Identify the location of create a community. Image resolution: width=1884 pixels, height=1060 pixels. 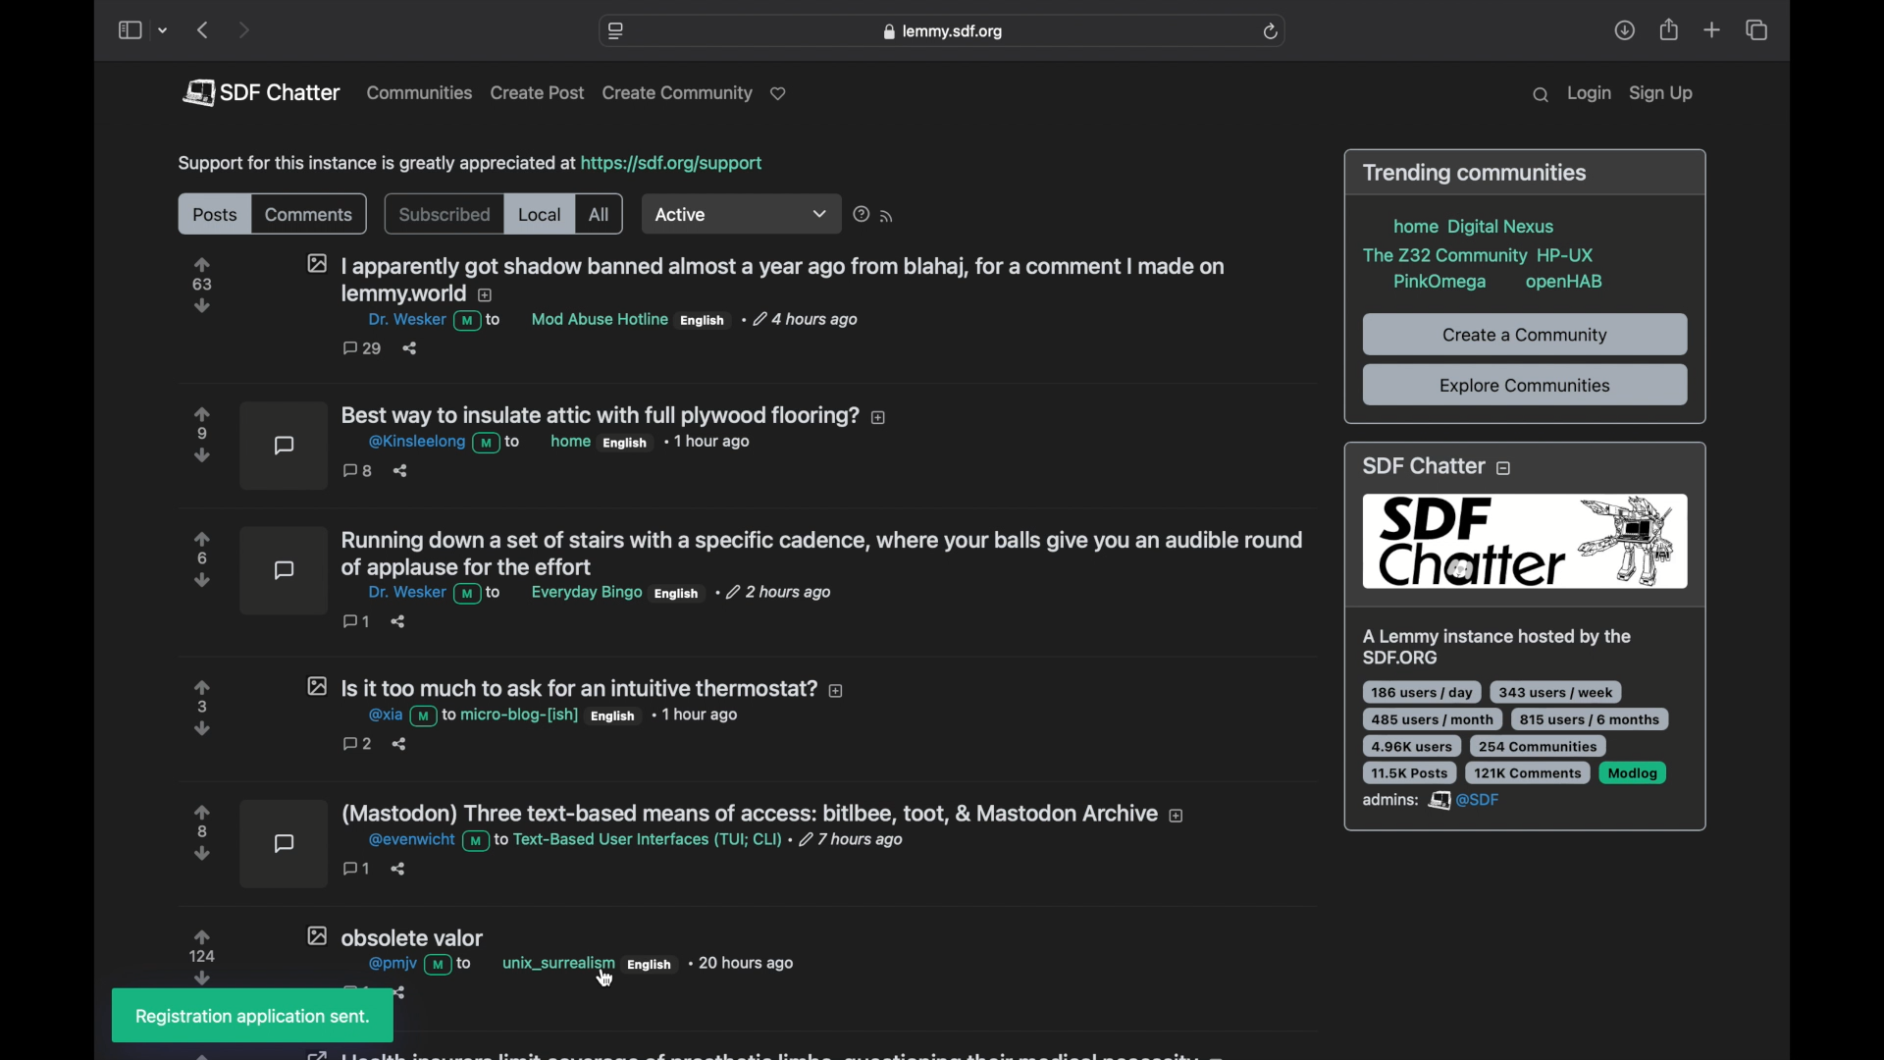
(1525, 337).